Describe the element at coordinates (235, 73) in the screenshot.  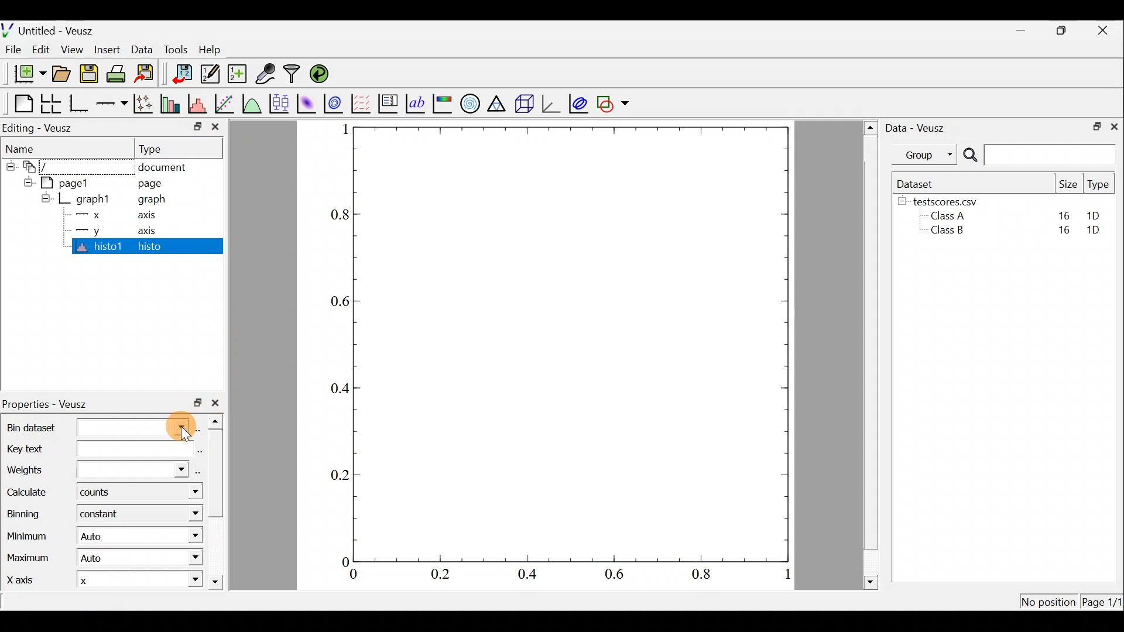
I see `Create new dataset using ranges, parametrically, or as functions of existing datasets.` at that location.